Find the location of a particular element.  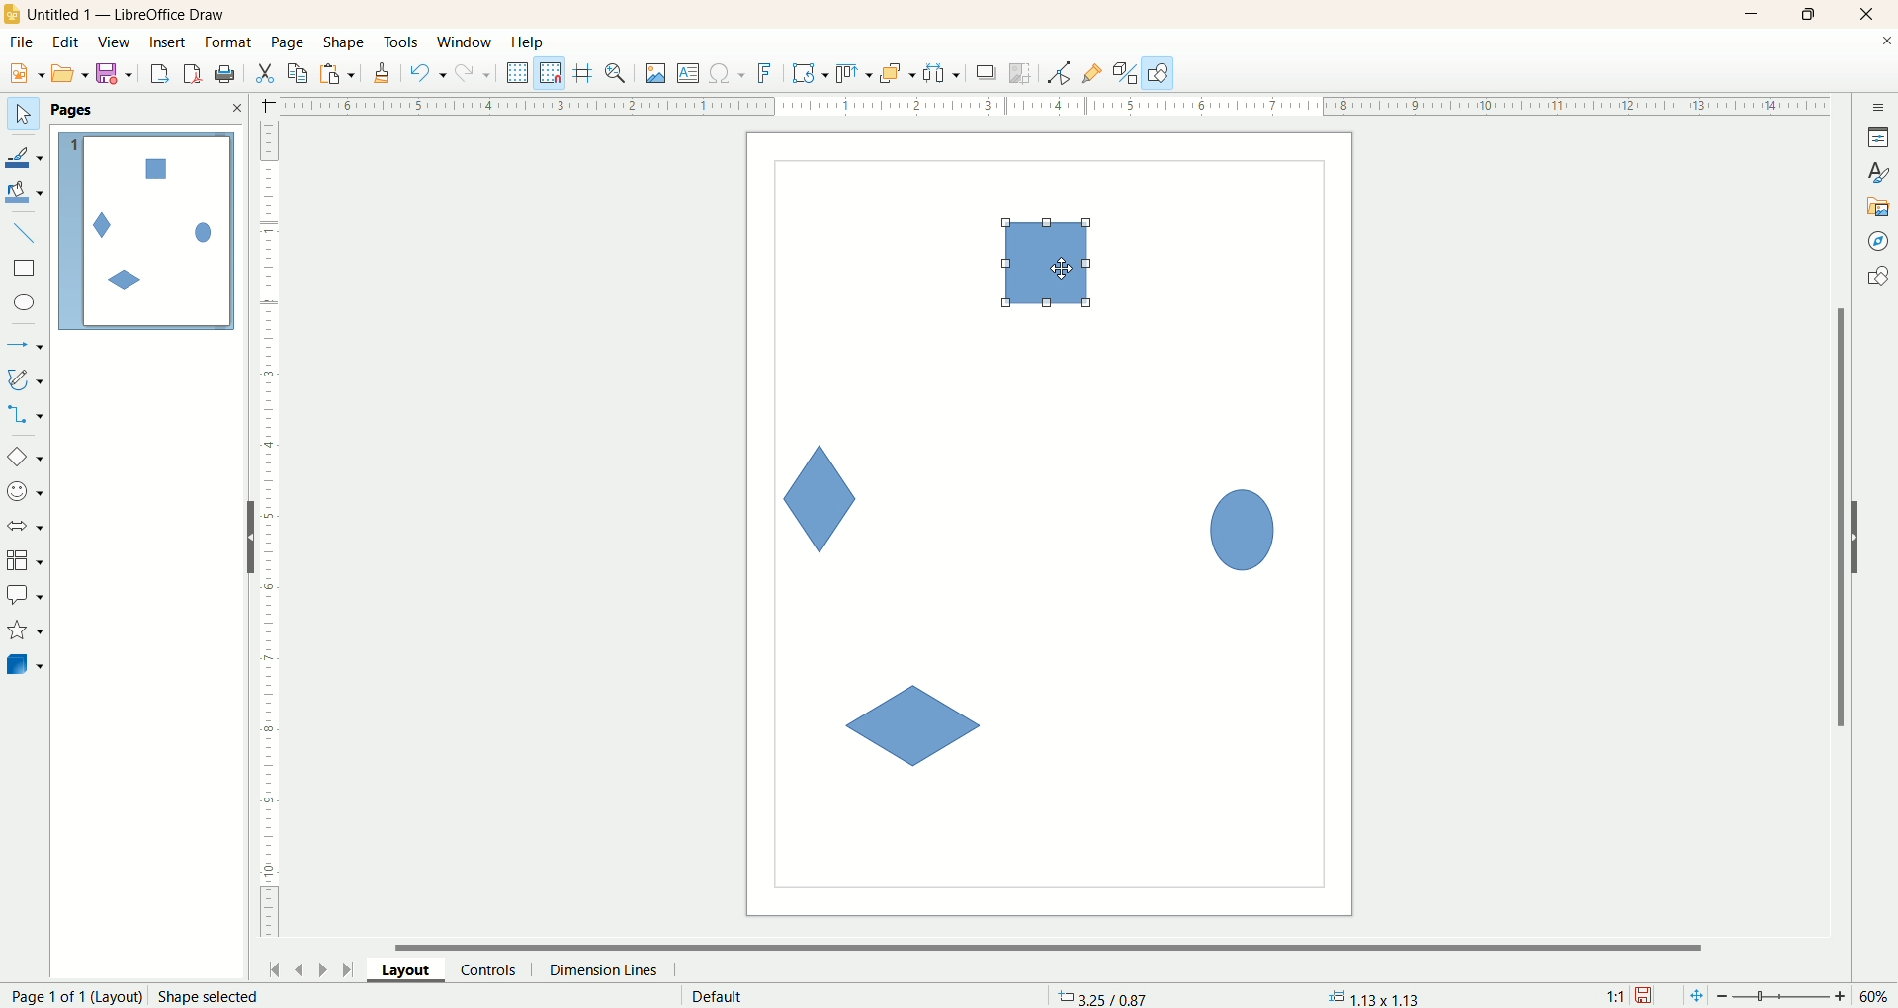

format is located at coordinates (230, 43).